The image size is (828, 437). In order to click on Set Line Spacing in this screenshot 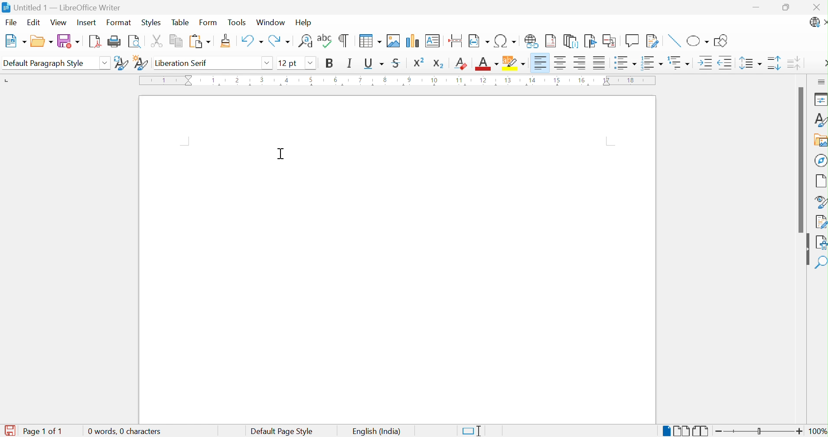, I will do `click(750, 64)`.